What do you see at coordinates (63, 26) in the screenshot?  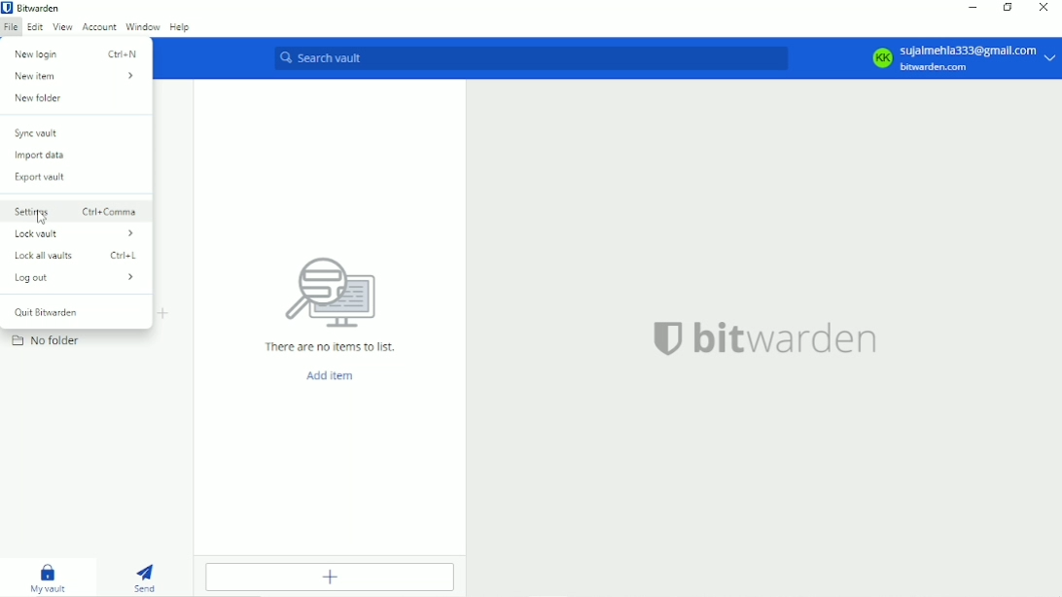 I see `View` at bounding box center [63, 26].